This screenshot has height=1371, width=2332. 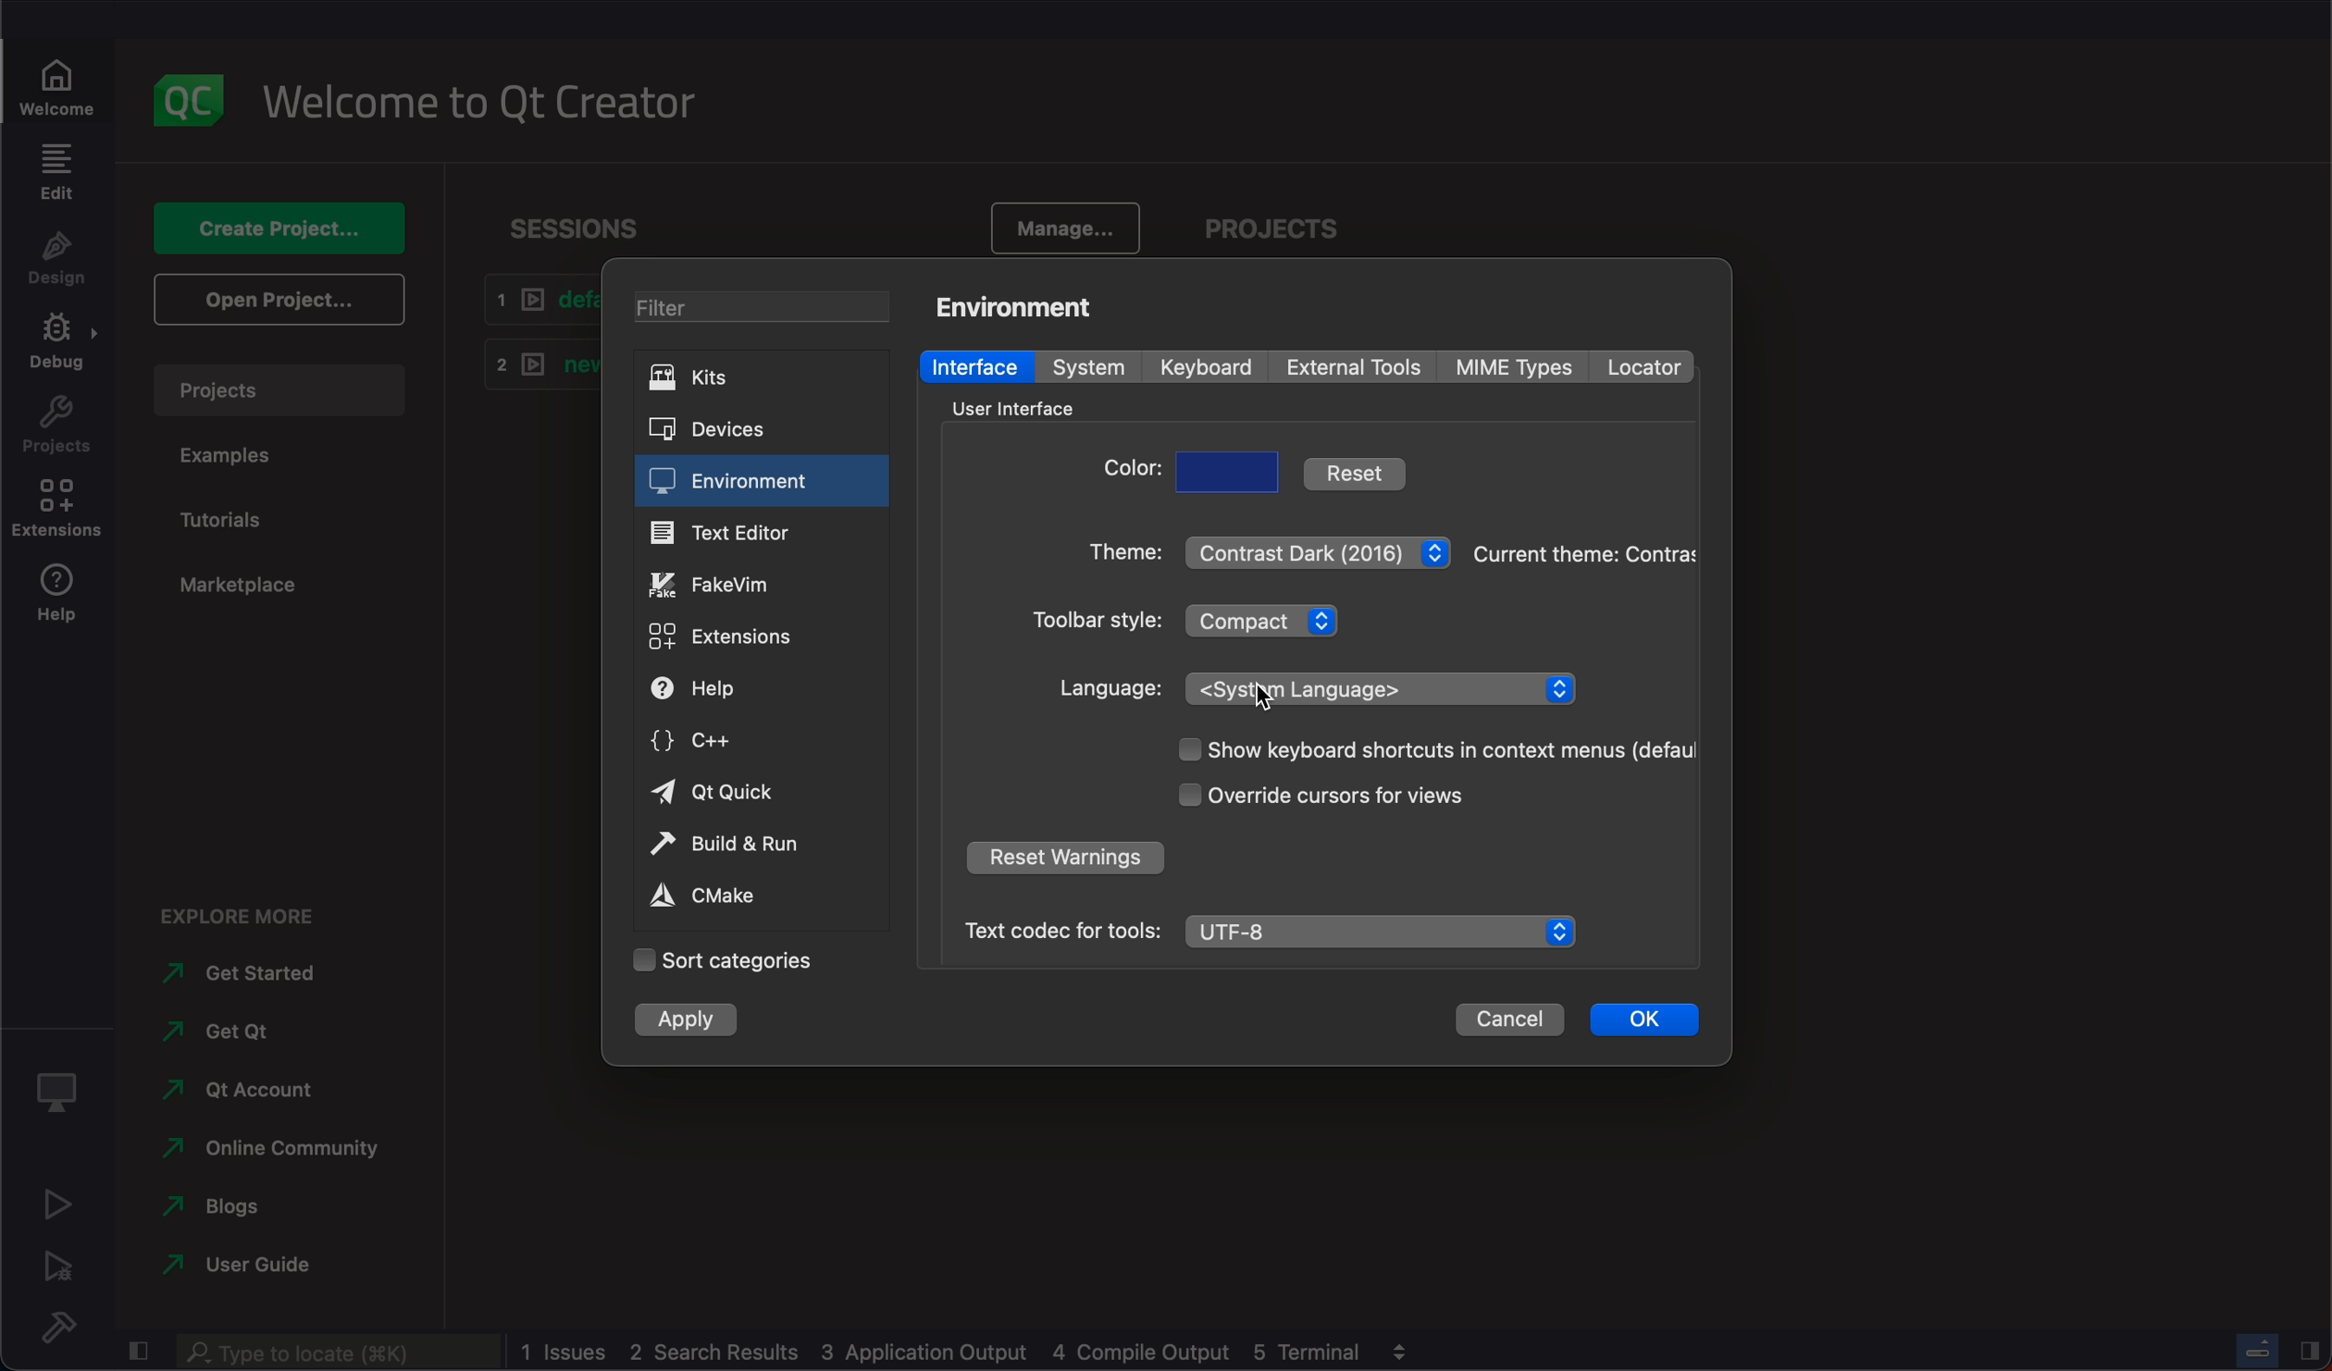 What do you see at coordinates (252, 912) in the screenshot?
I see `explore more ` at bounding box center [252, 912].